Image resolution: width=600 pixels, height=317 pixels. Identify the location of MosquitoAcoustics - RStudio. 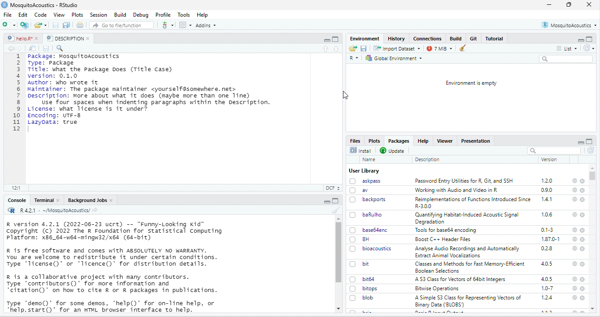
(44, 5).